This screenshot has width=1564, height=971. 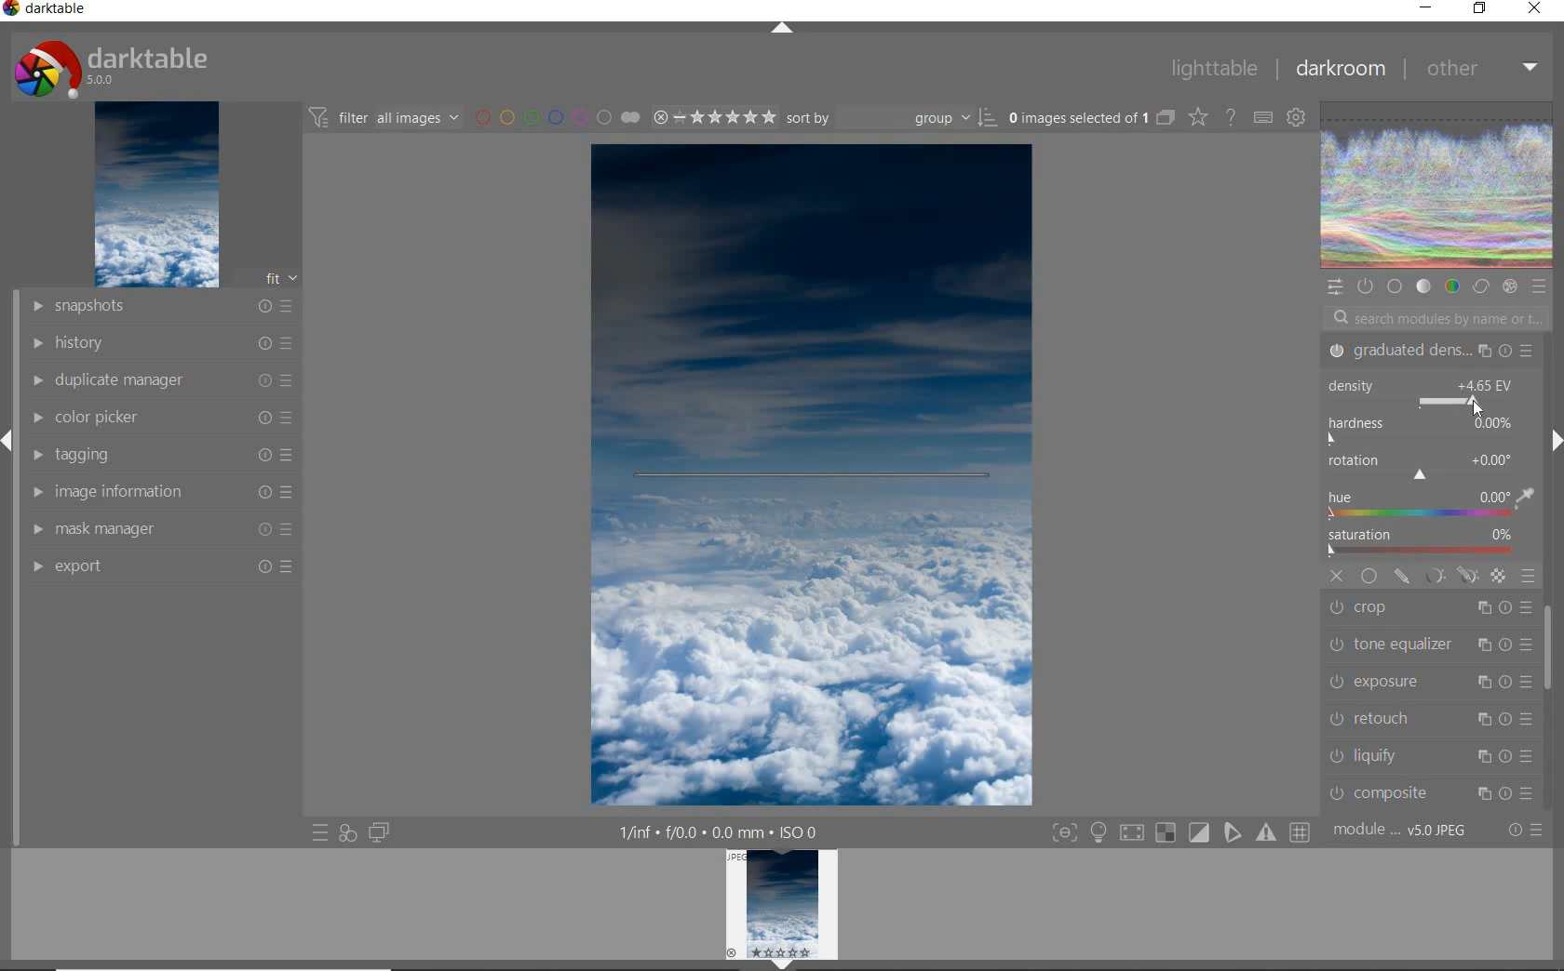 I want to click on darktable 5.0.0, so click(x=107, y=65).